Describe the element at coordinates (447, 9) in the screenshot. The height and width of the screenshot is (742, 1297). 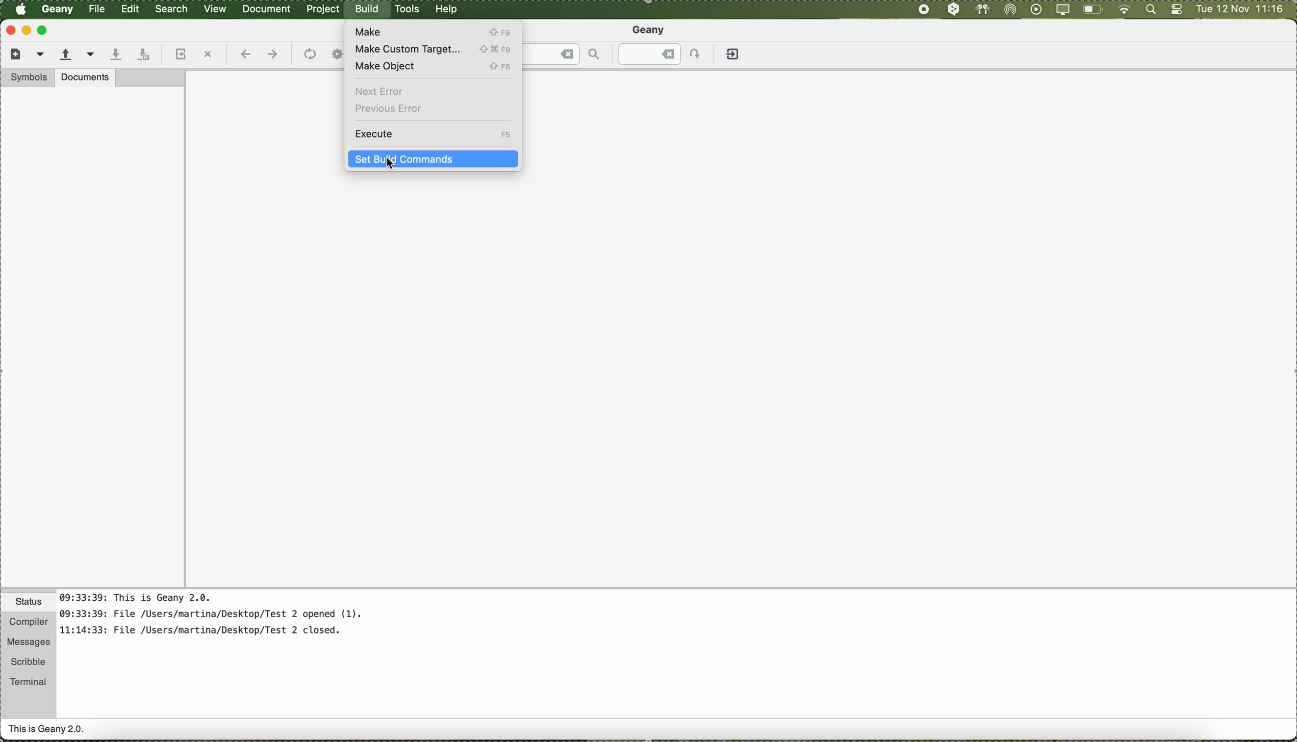
I see `help` at that location.